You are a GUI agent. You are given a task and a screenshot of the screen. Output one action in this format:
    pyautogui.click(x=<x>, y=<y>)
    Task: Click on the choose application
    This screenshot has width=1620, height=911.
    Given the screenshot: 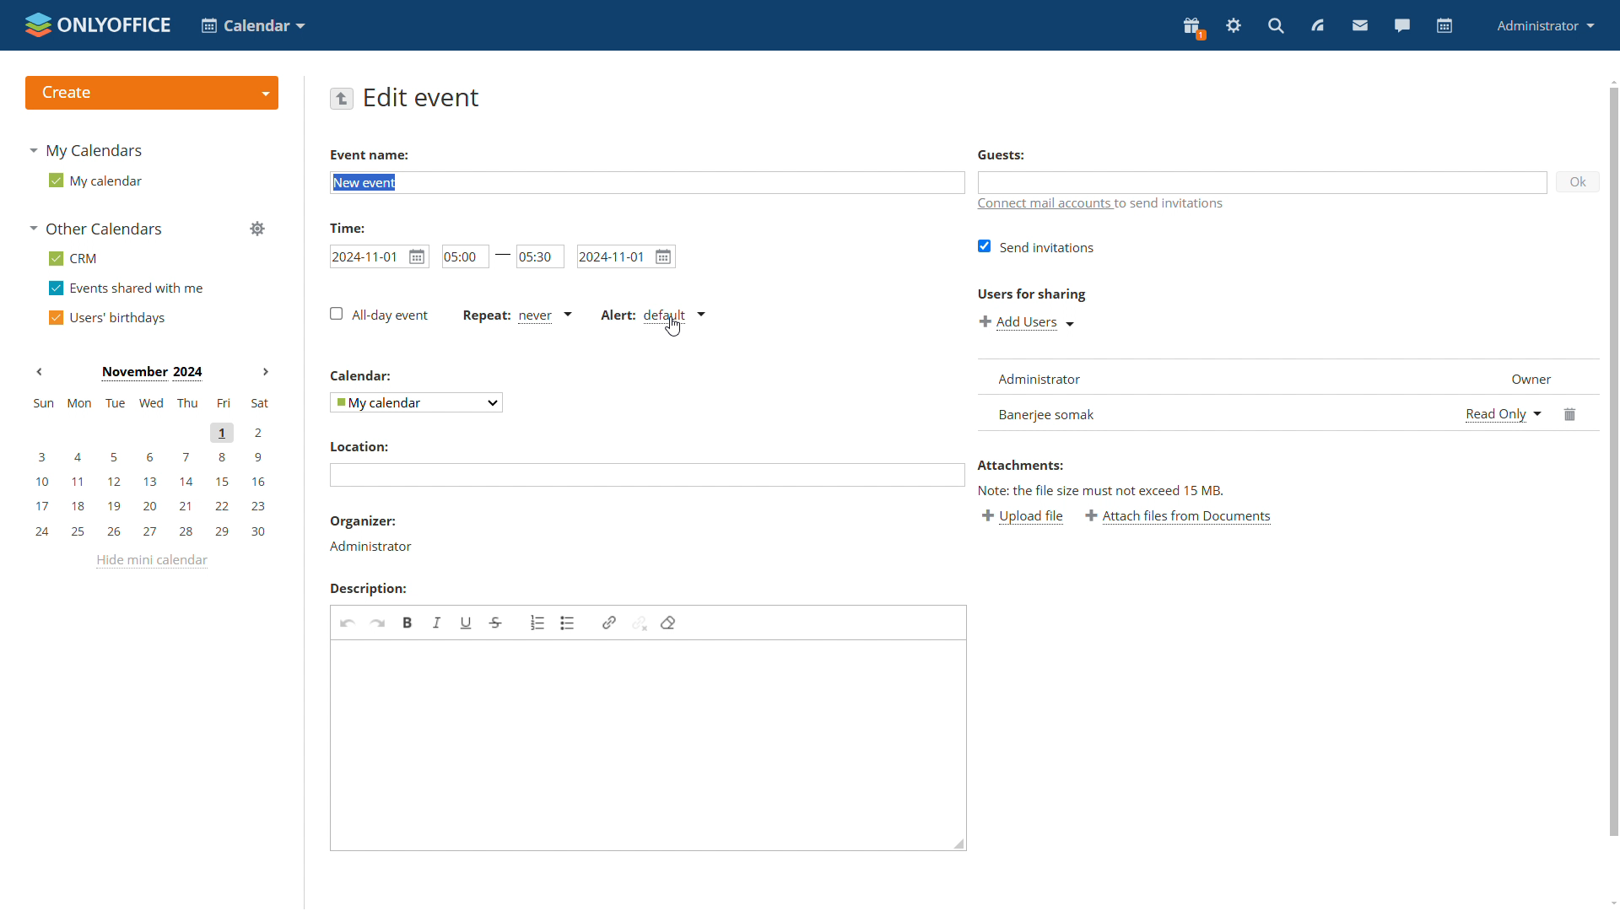 What is the action you would take?
    pyautogui.click(x=251, y=24)
    